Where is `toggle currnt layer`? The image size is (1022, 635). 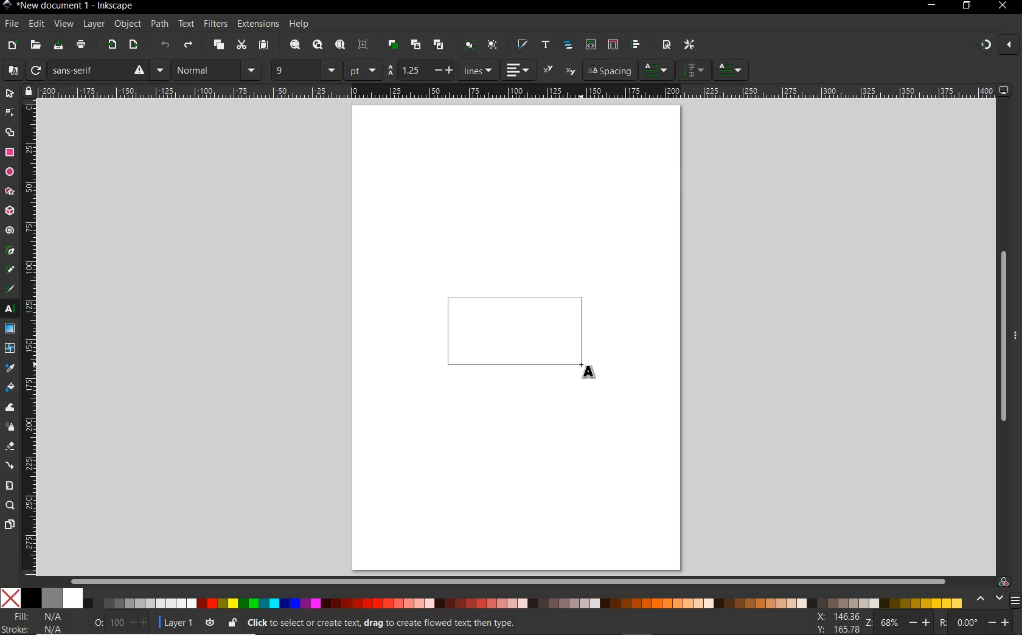 toggle currnt layer is located at coordinates (210, 622).